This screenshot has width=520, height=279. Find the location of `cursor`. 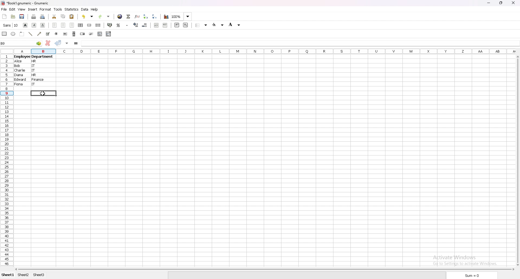

cursor is located at coordinates (42, 93).